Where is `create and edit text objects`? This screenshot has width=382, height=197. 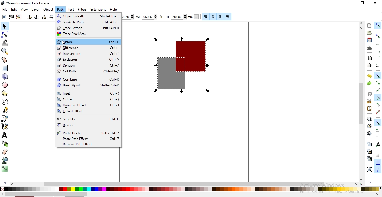
create and edit text objects is located at coordinates (5, 135).